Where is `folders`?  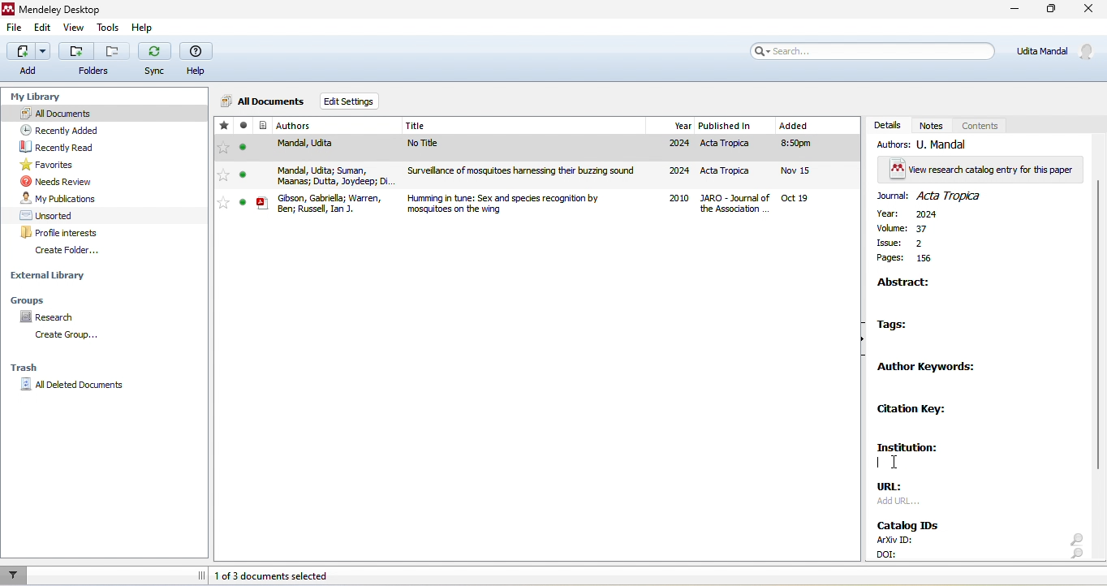 folders is located at coordinates (94, 71).